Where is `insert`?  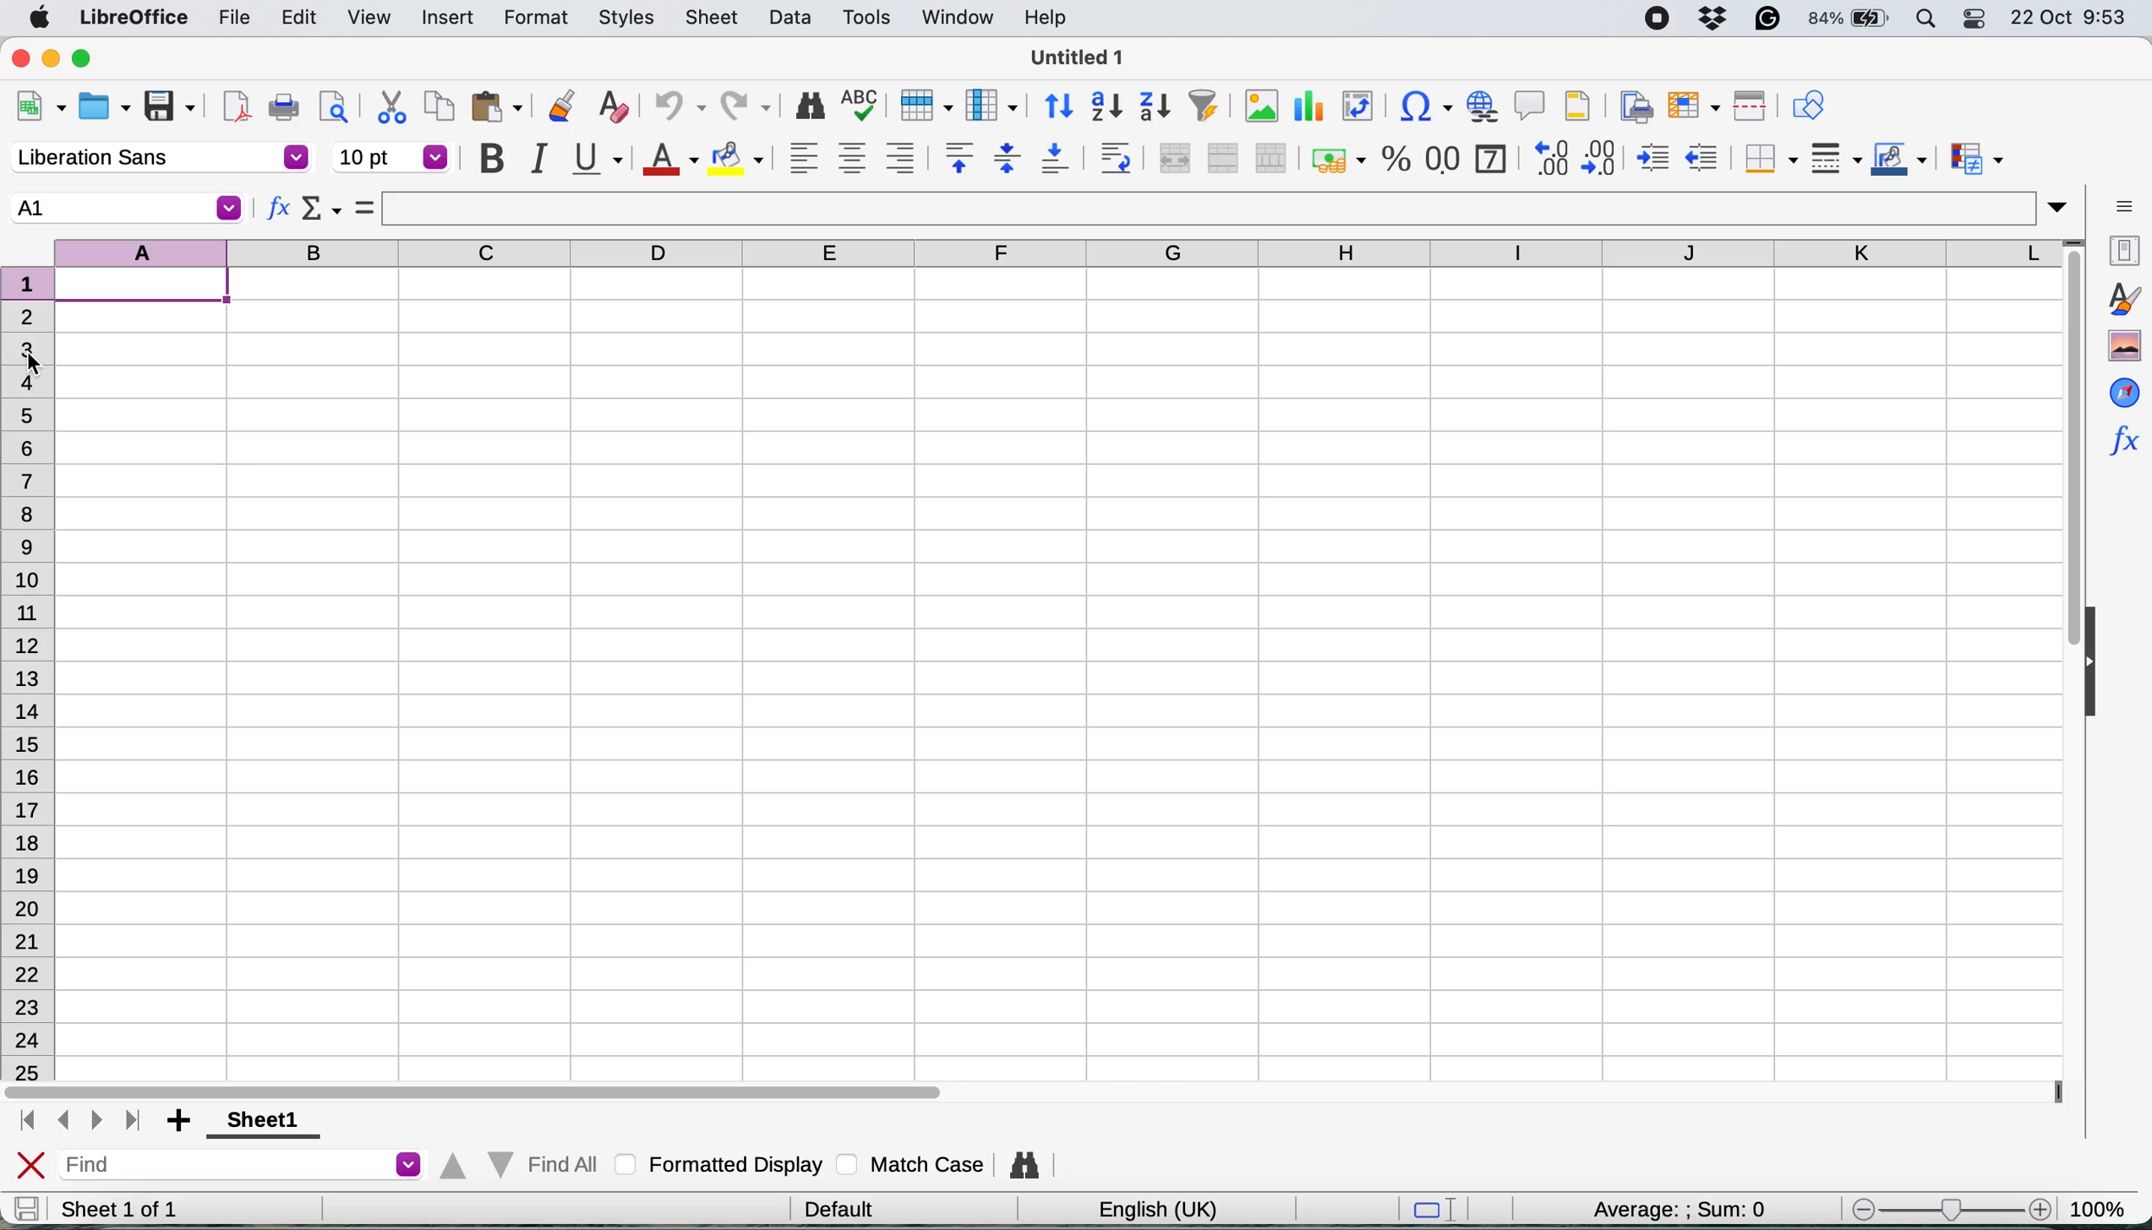
insert is located at coordinates (447, 19).